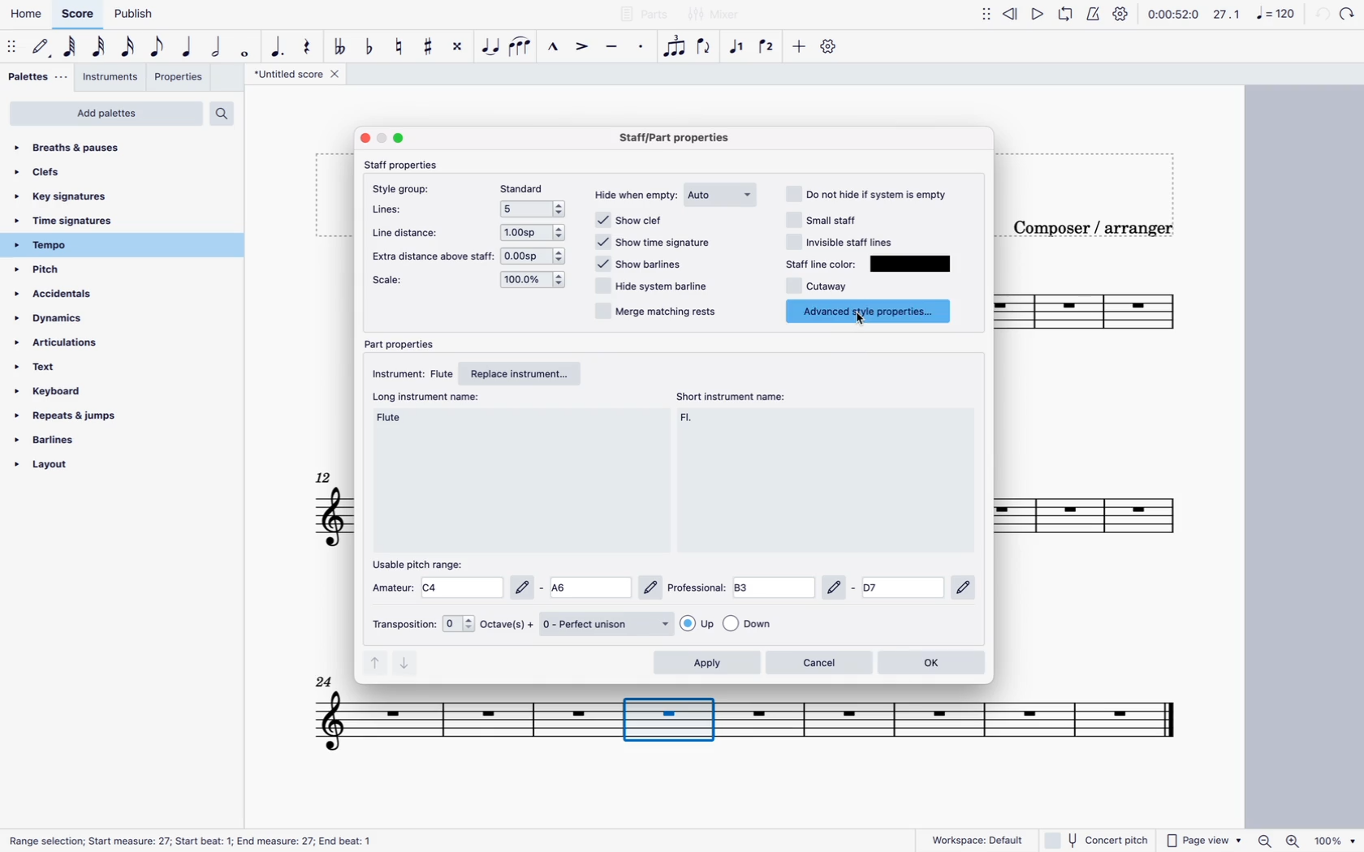  I want to click on scale, so click(1254, 15).